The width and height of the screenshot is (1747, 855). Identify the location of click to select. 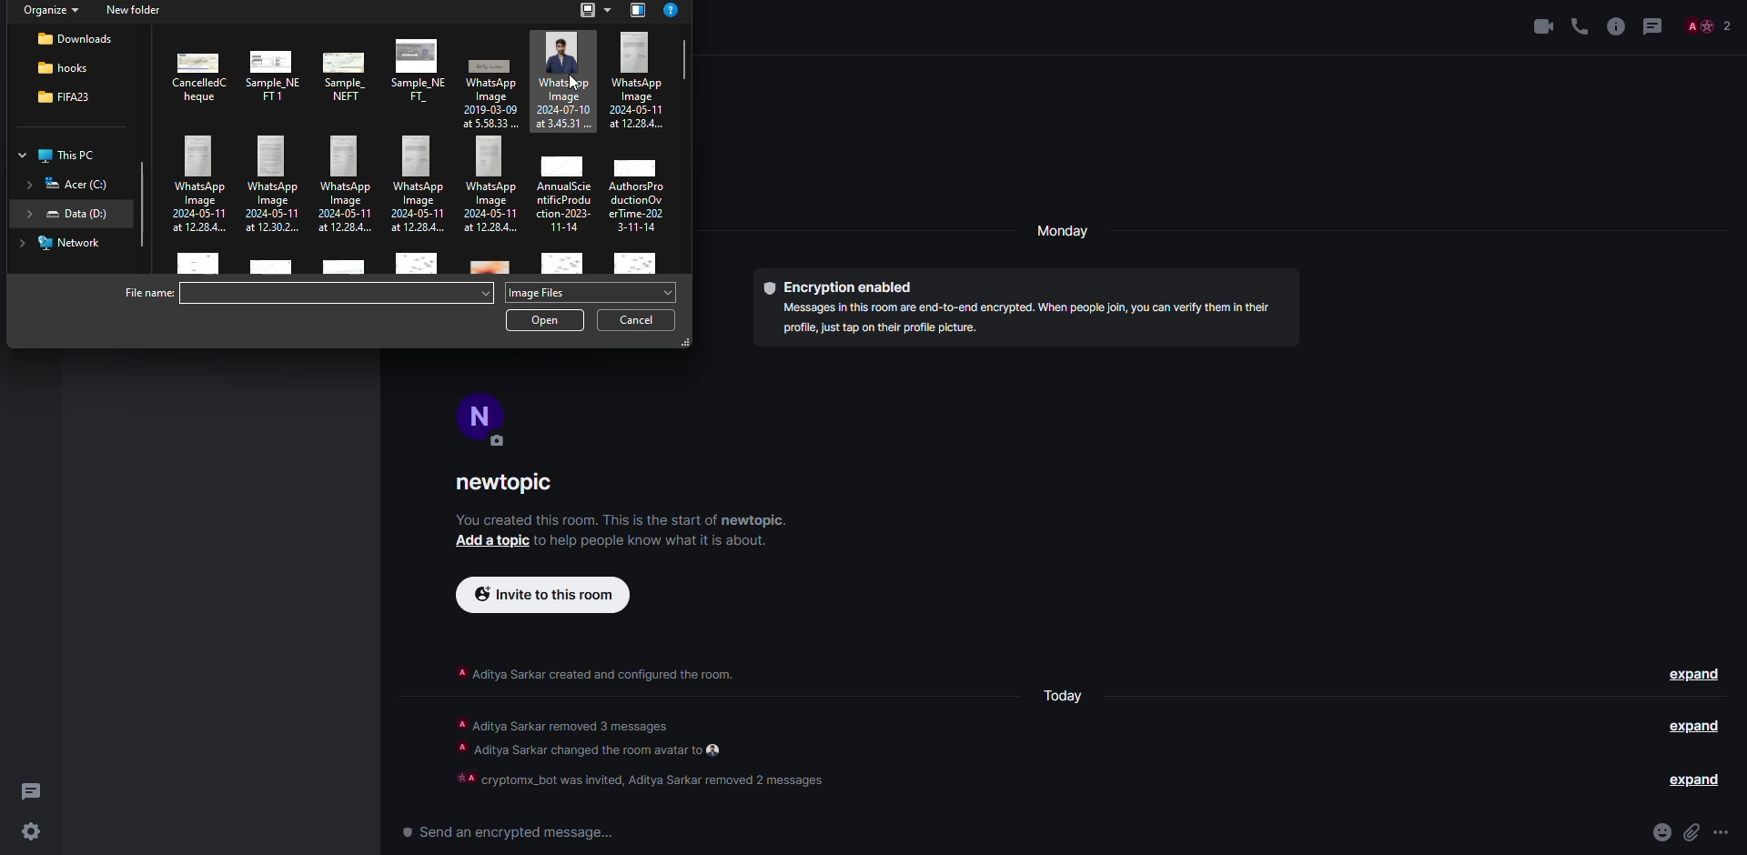
(490, 186).